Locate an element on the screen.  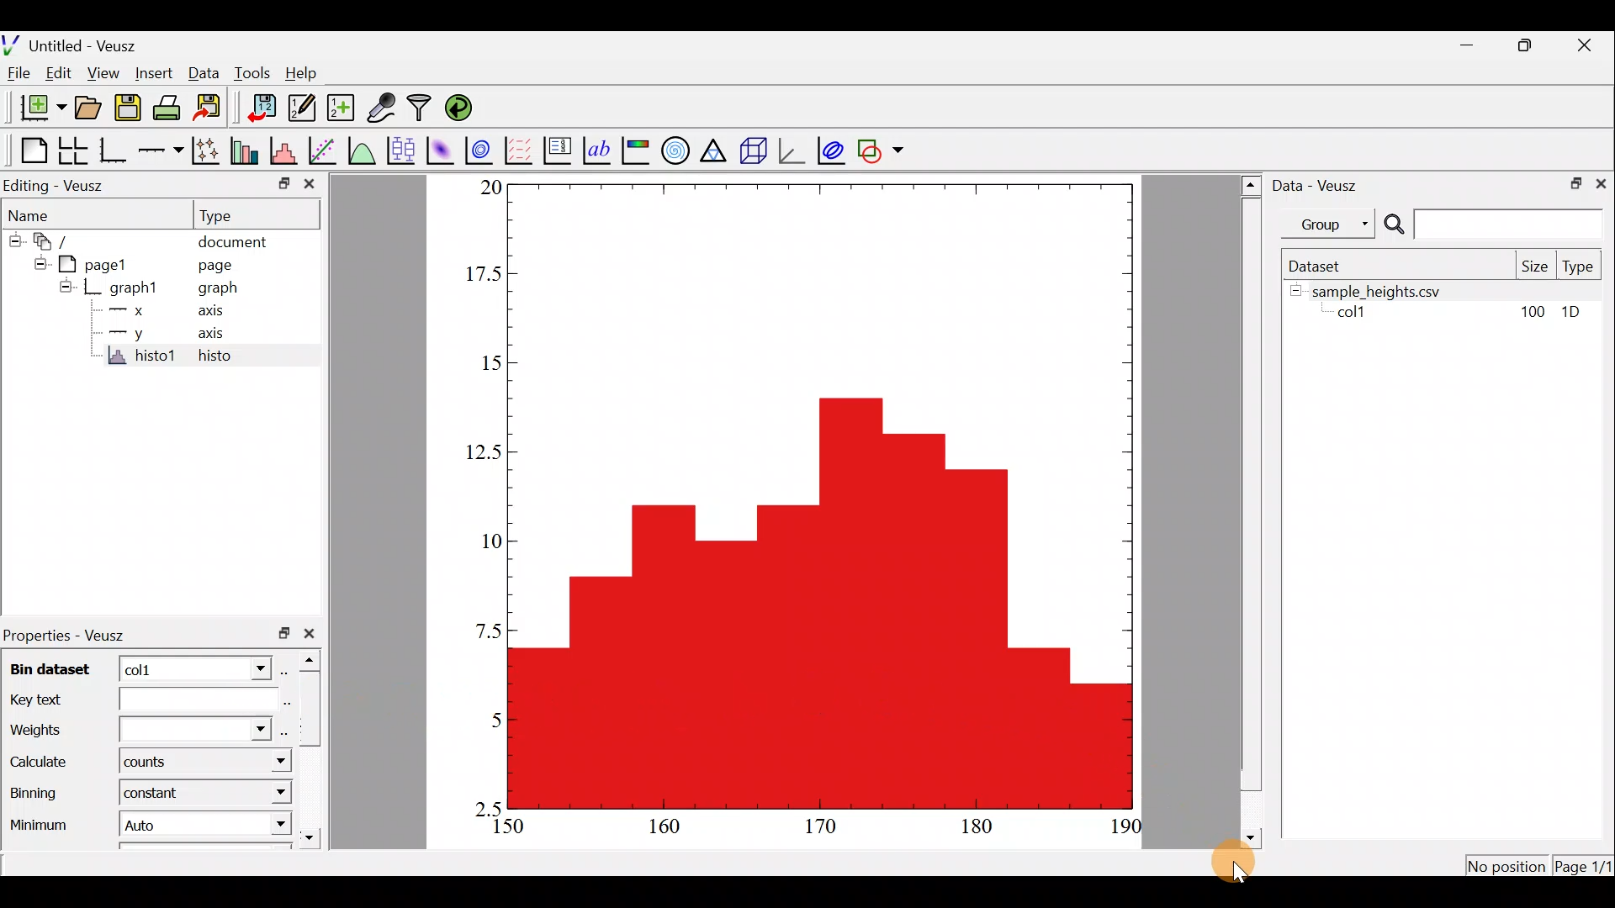
arrange graphs in a grid is located at coordinates (74, 148).